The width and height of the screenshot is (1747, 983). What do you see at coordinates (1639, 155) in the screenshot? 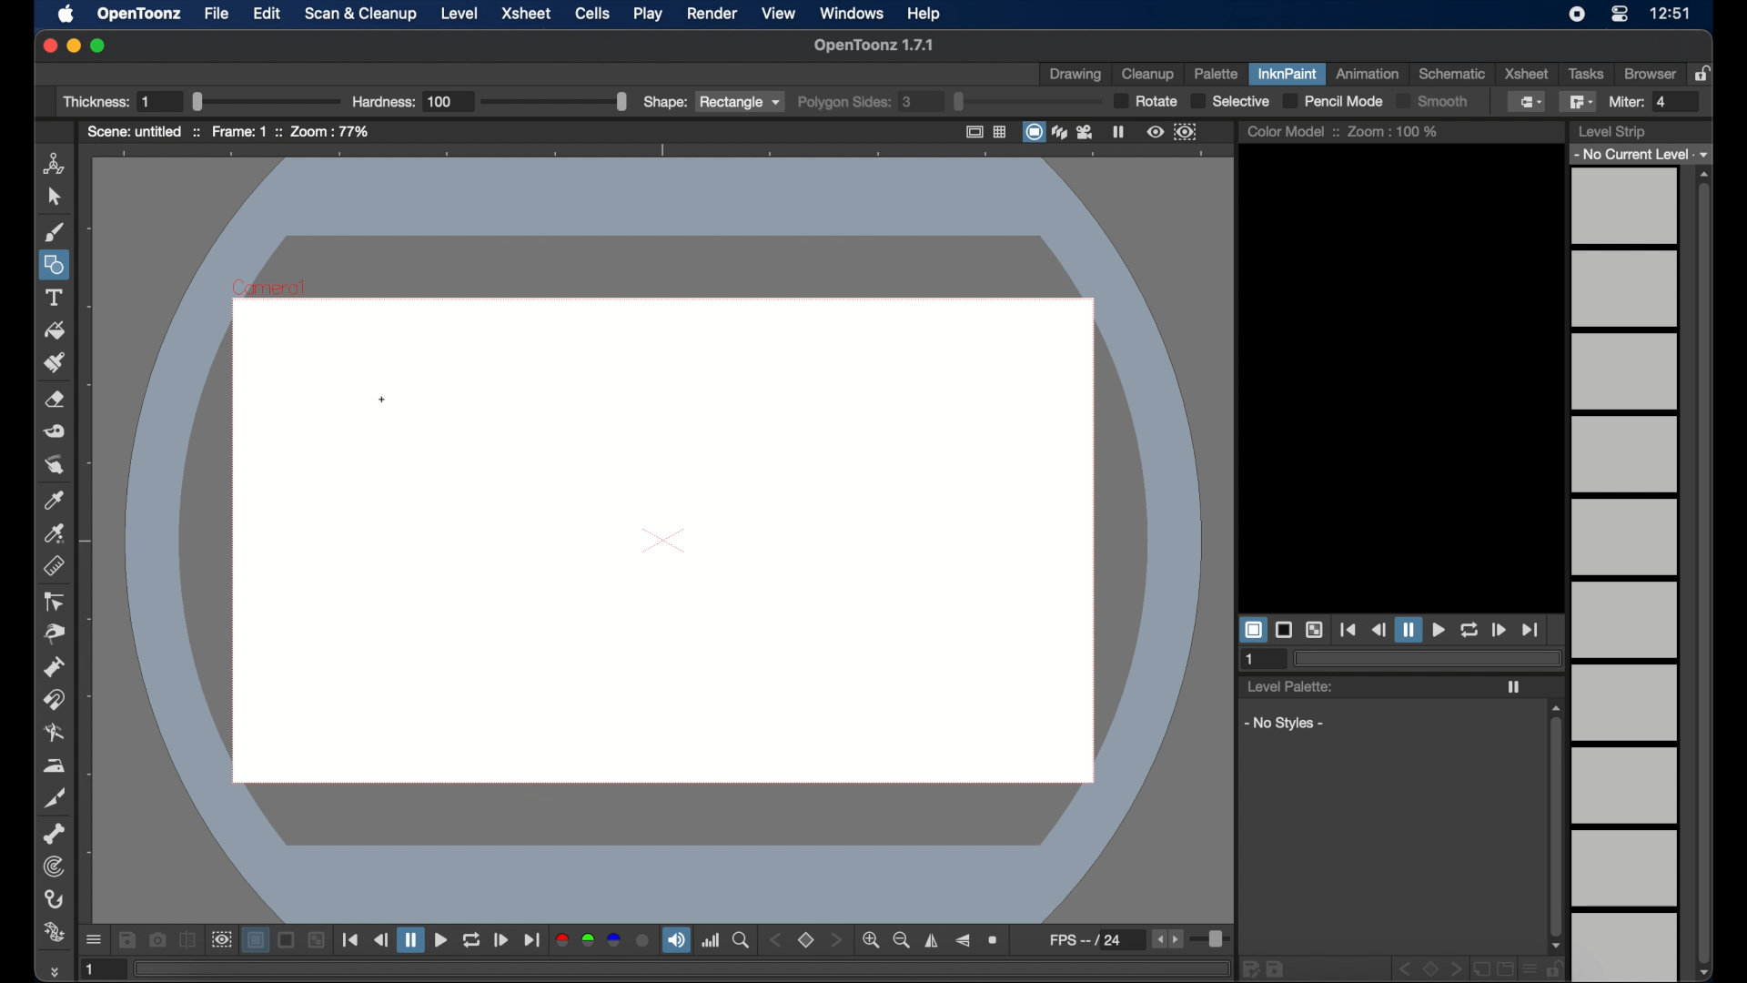
I see `no current level ` at bounding box center [1639, 155].